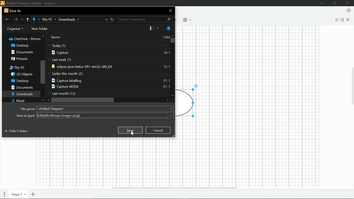  Describe the element at coordinates (4, 193) in the screenshot. I see `Pages` at that location.